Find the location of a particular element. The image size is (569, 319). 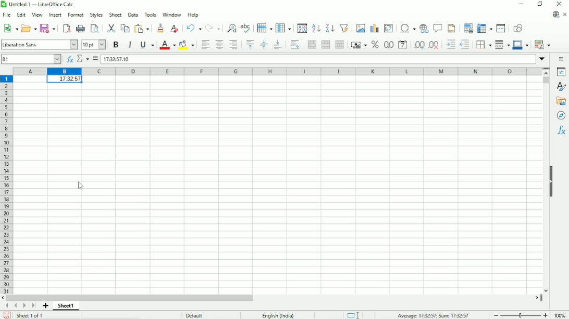

Column is located at coordinates (283, 27).